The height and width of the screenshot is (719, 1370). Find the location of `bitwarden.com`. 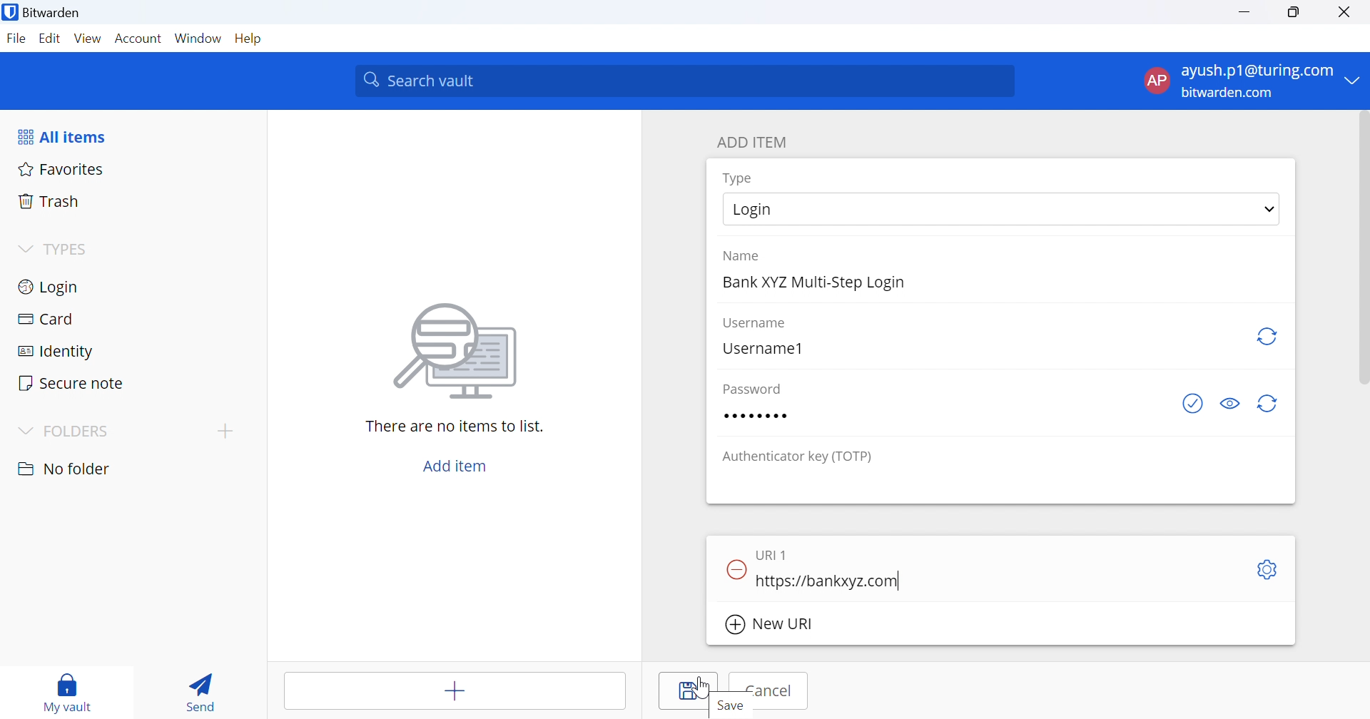

bitwarden.com is located at coordinates (1227, 92).